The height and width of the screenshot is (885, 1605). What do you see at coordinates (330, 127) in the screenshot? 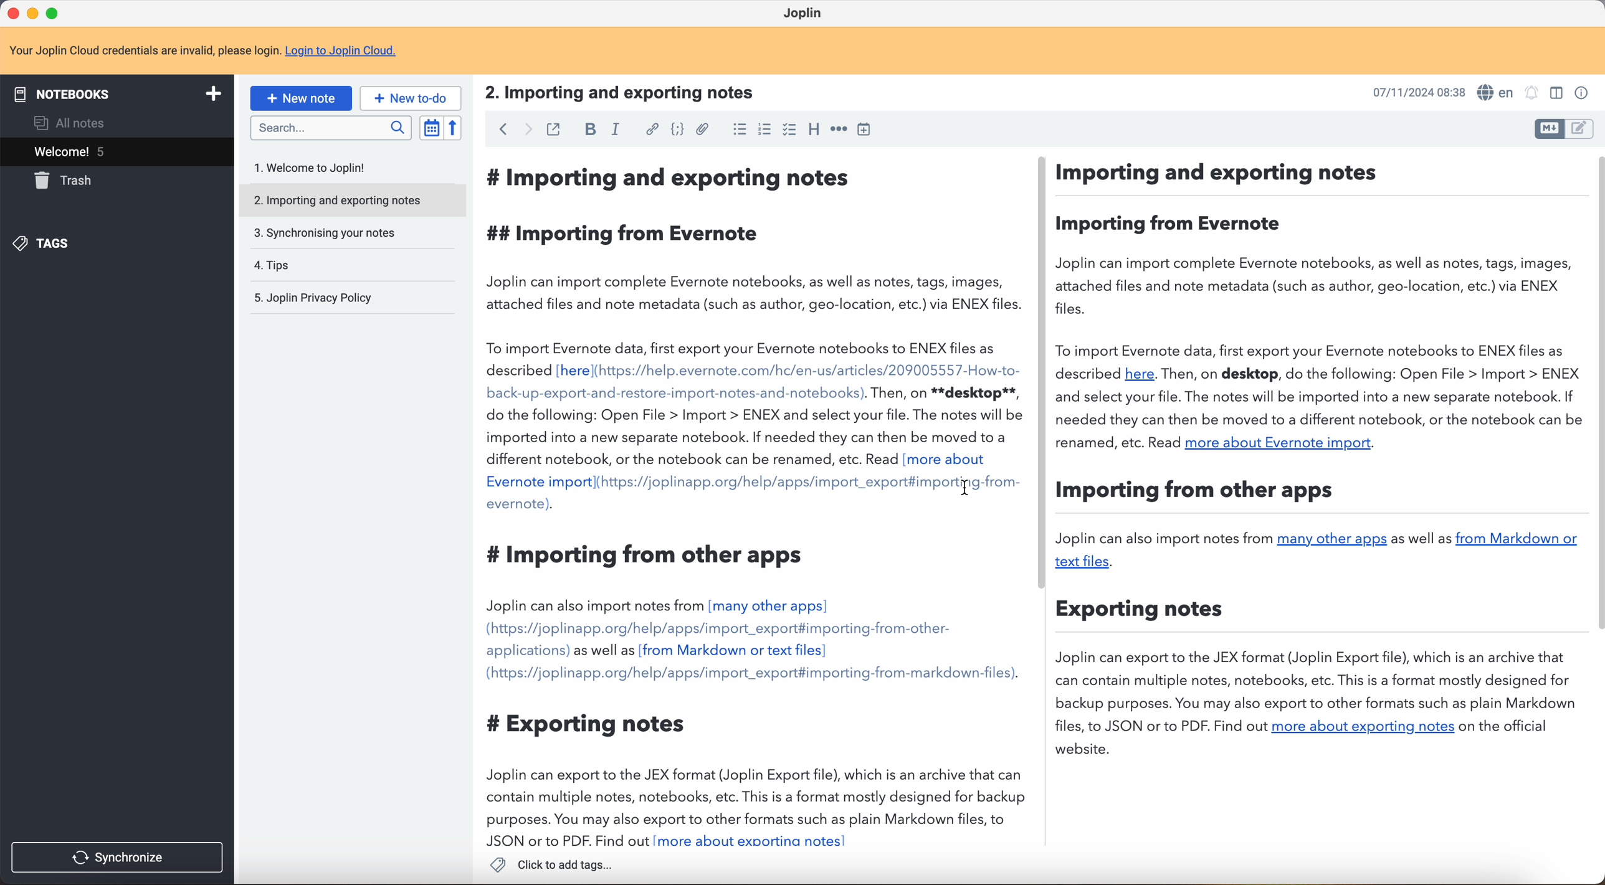
I see `search bar` at bounding box center [330, 127].